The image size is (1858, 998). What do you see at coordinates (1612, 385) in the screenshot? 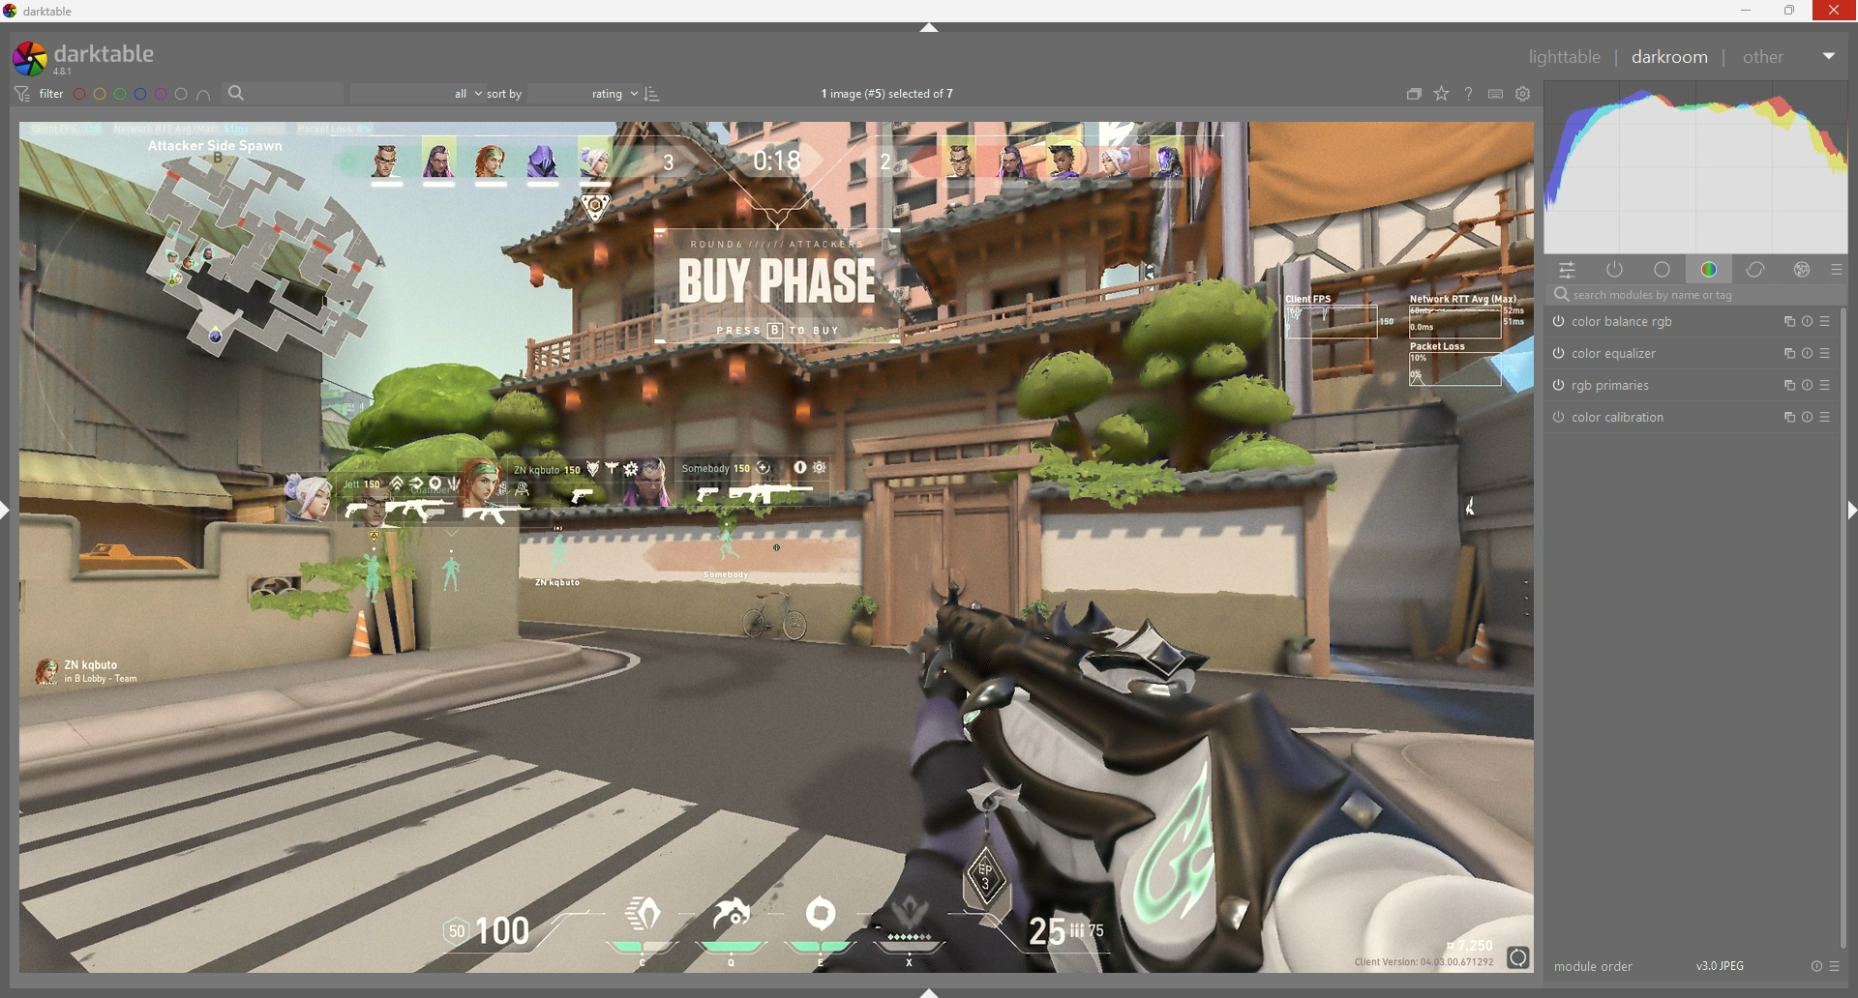
I see `rgb primaries` at bounding box center [1612, 385].